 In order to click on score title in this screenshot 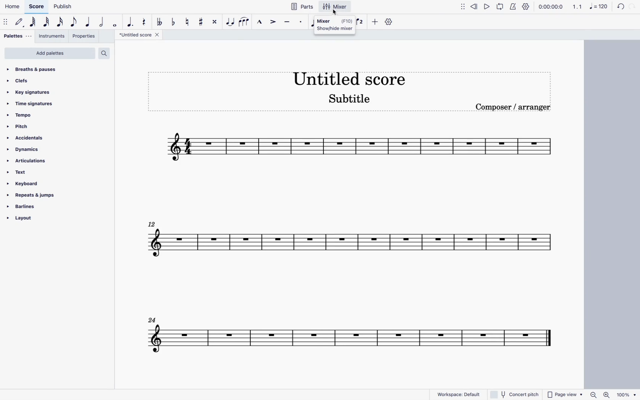, I will do `click(348, 77)`.